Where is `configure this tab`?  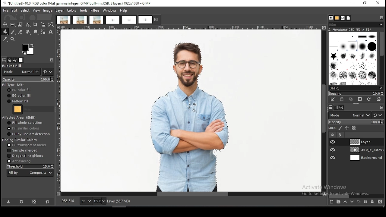 configure this tab is located at coordinates (52, 60).